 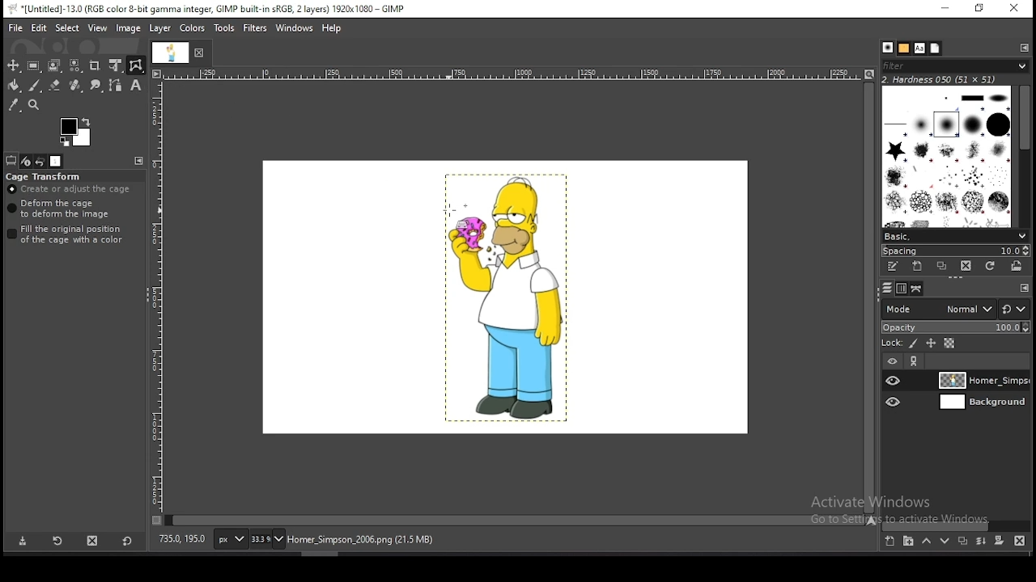 I want to click on color picker tool, so click(x=14, y=104).